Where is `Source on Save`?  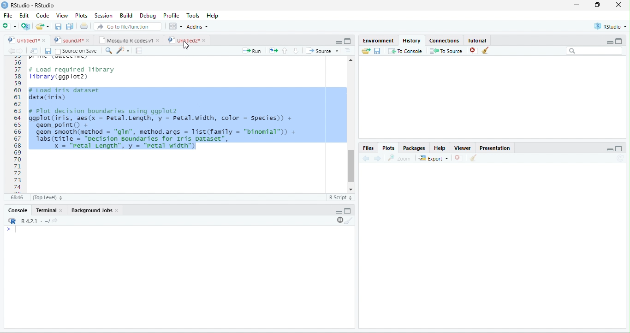
Source on Save is located at coordinates (76, 51).